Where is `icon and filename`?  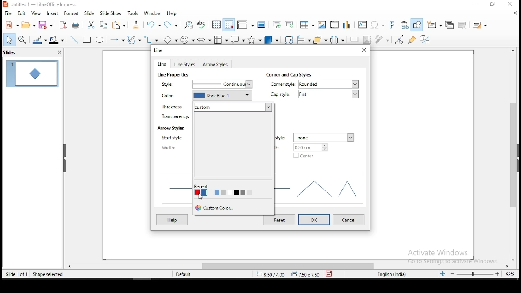
icon and filename is located at coordinates (40, 4).